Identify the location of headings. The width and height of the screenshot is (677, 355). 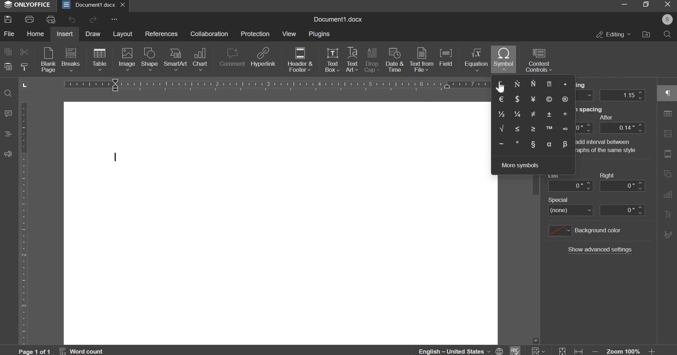
(7, 134).